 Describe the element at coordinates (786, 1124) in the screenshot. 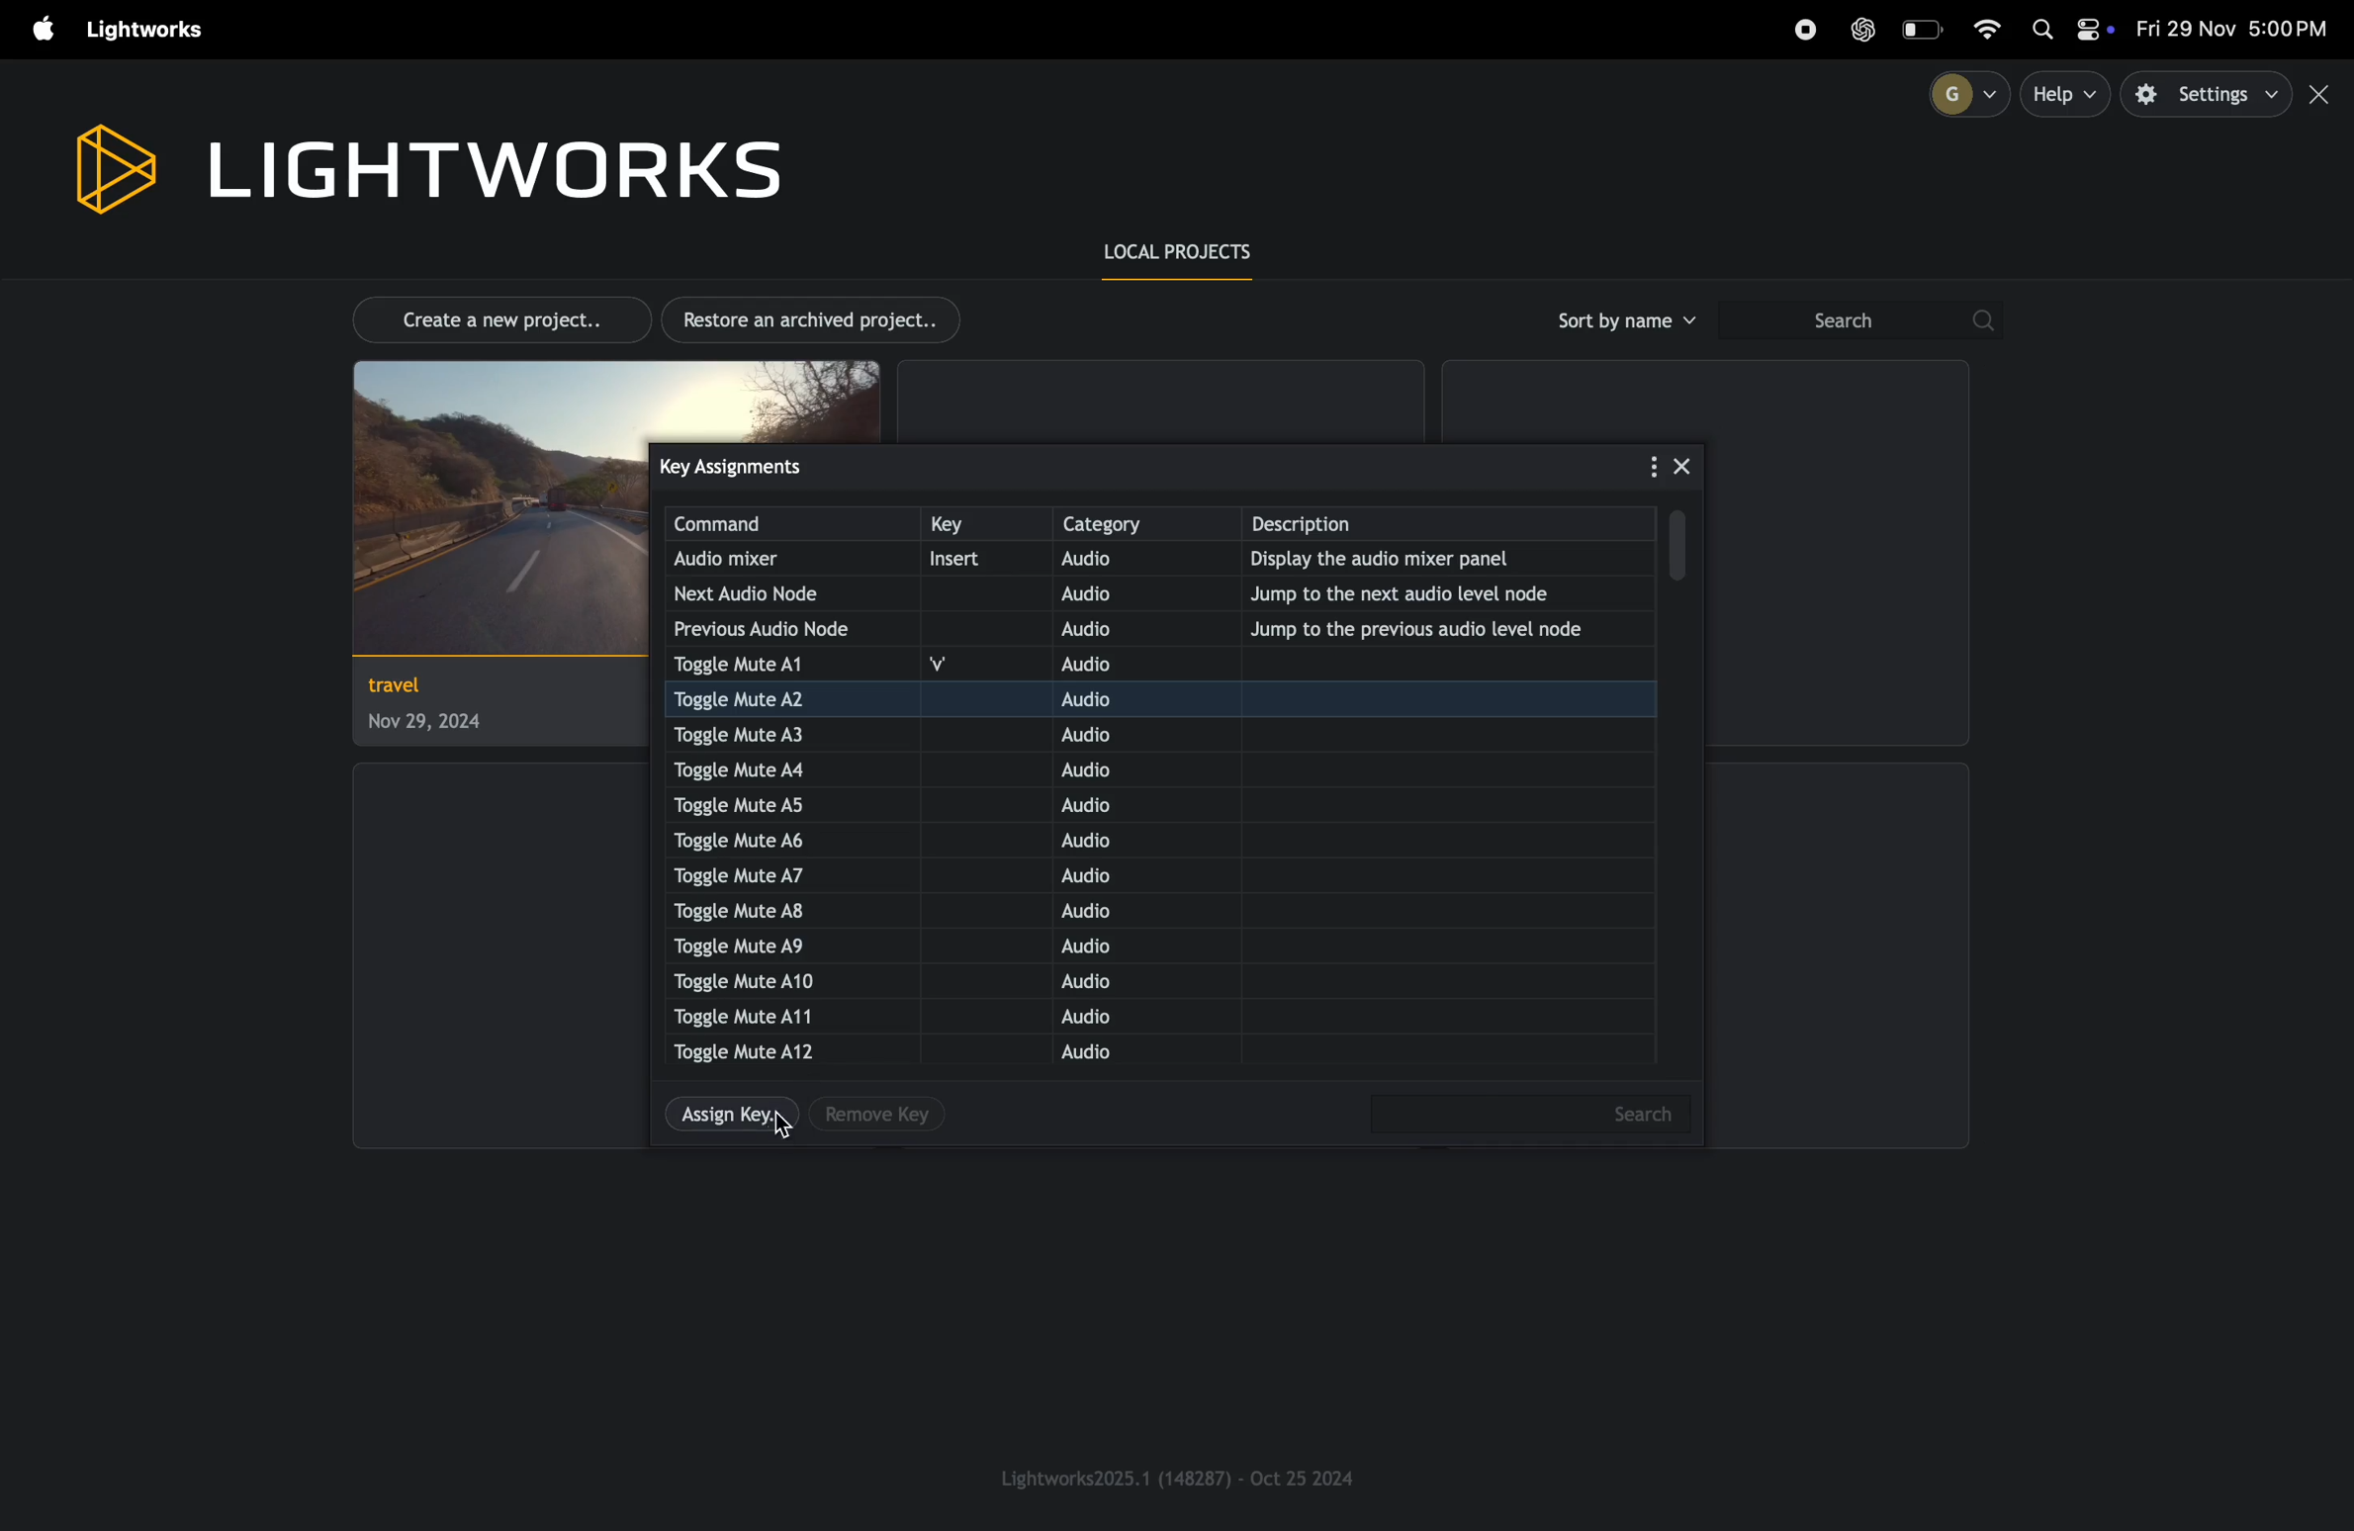

I see `cursor` at that location.